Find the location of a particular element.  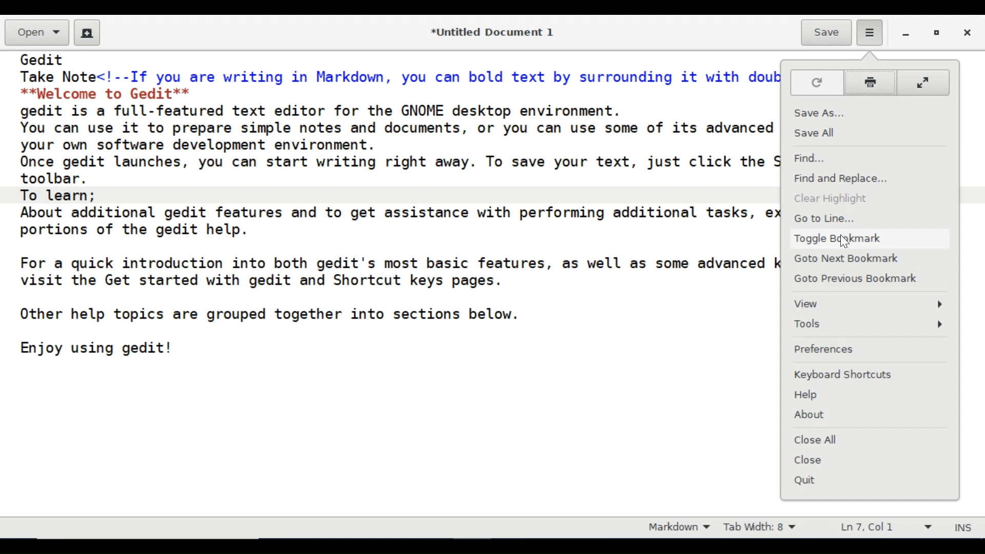

About is located at coordinates (810, 415).